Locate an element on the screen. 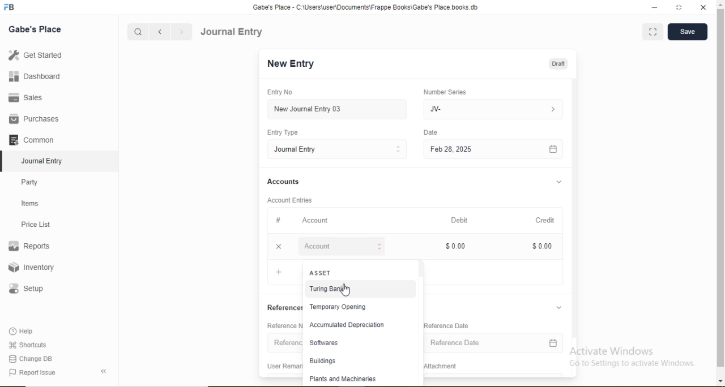 Image resolution: width=725 pixels, height=387 pixels. Date is located at coordinates (433, 132).